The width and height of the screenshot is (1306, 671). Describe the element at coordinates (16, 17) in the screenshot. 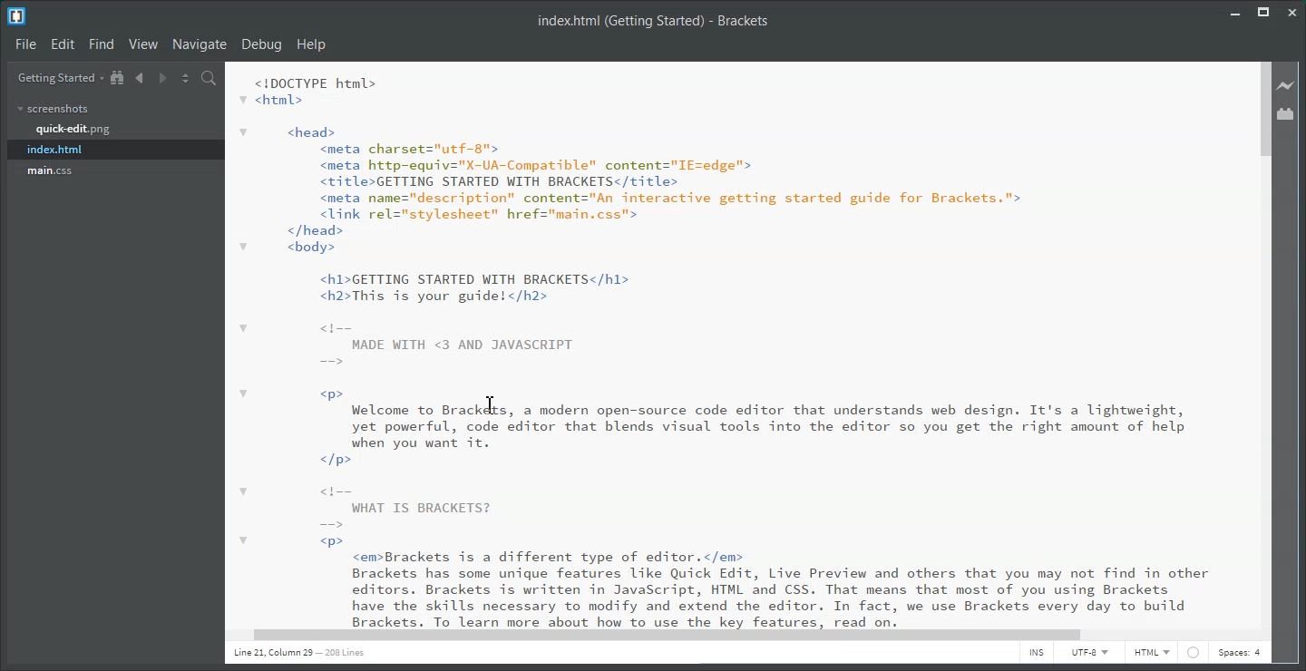

I see `Logo` at that location.